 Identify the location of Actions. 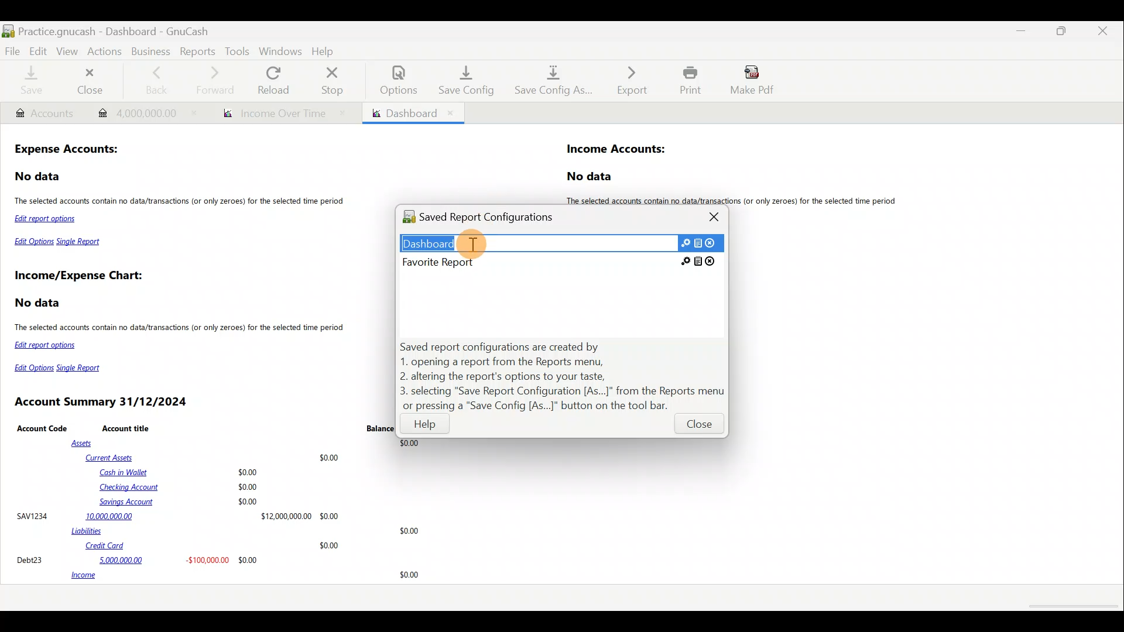
(107, 54).